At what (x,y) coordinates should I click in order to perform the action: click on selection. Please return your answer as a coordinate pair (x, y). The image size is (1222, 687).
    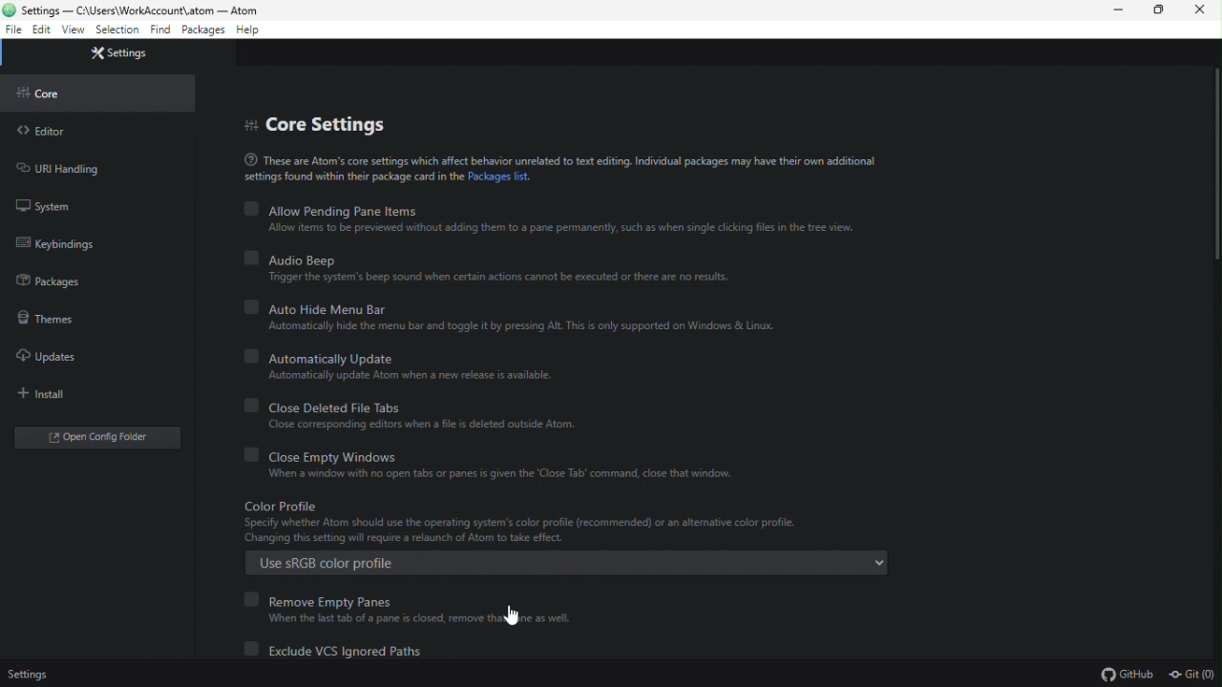
    Looking at the image, I should click on (117, 31).